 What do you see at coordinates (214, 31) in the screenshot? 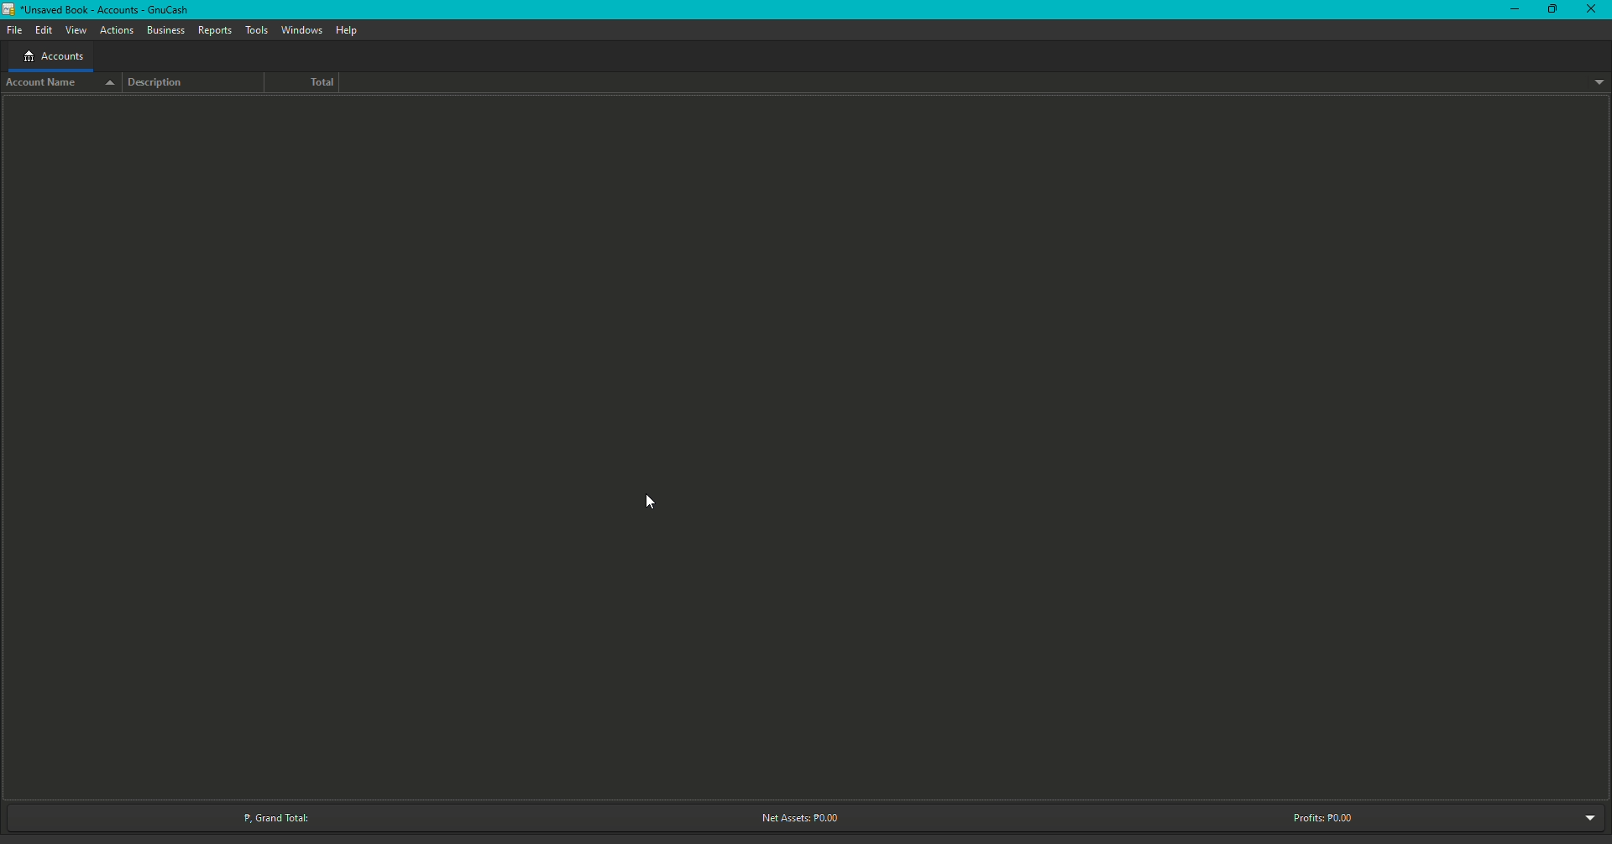
I see `Reports` at bounding box center [214, 31].